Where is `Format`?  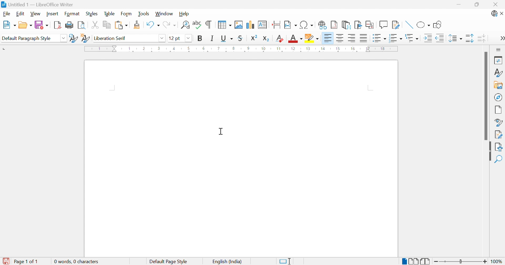 Format is located at coordinates (72, 14).